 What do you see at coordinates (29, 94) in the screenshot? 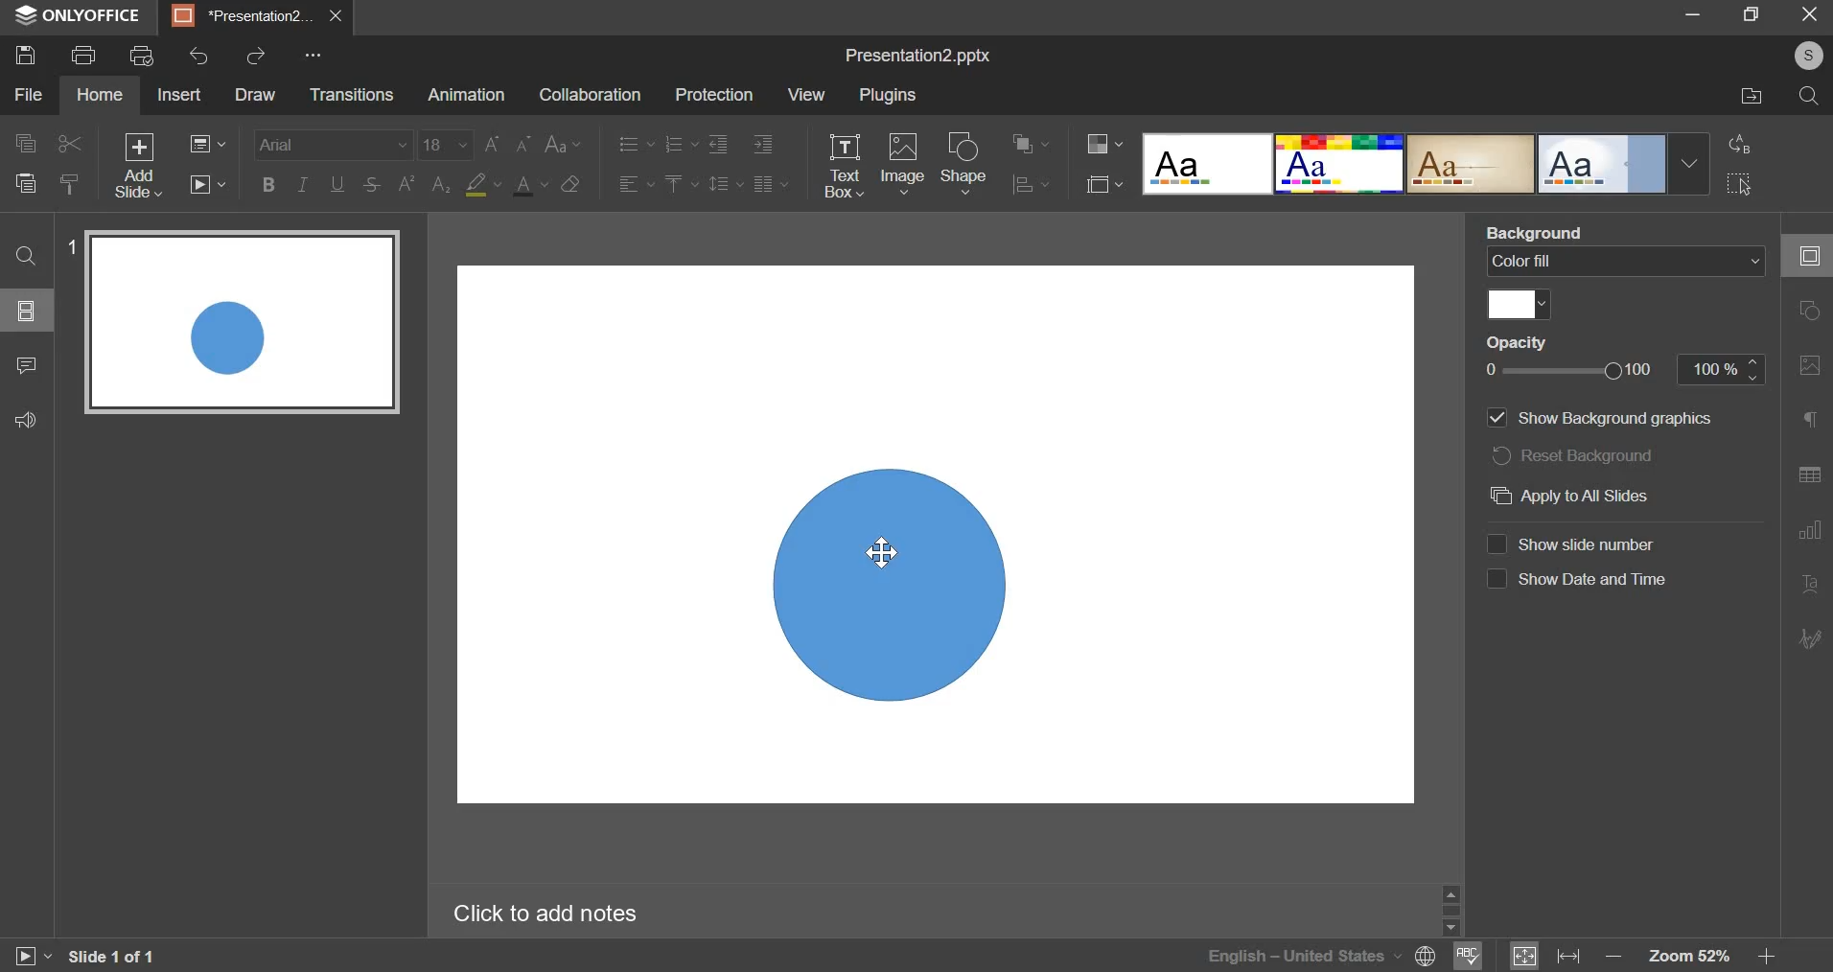
I see `file` at bounding box center [29, 94].